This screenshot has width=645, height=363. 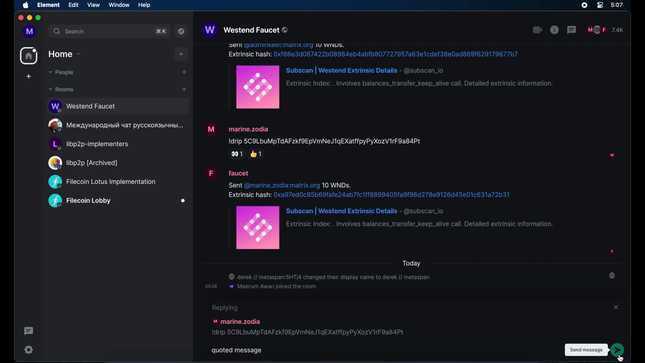 I want to click on cursor, so click(x=621, y=358).